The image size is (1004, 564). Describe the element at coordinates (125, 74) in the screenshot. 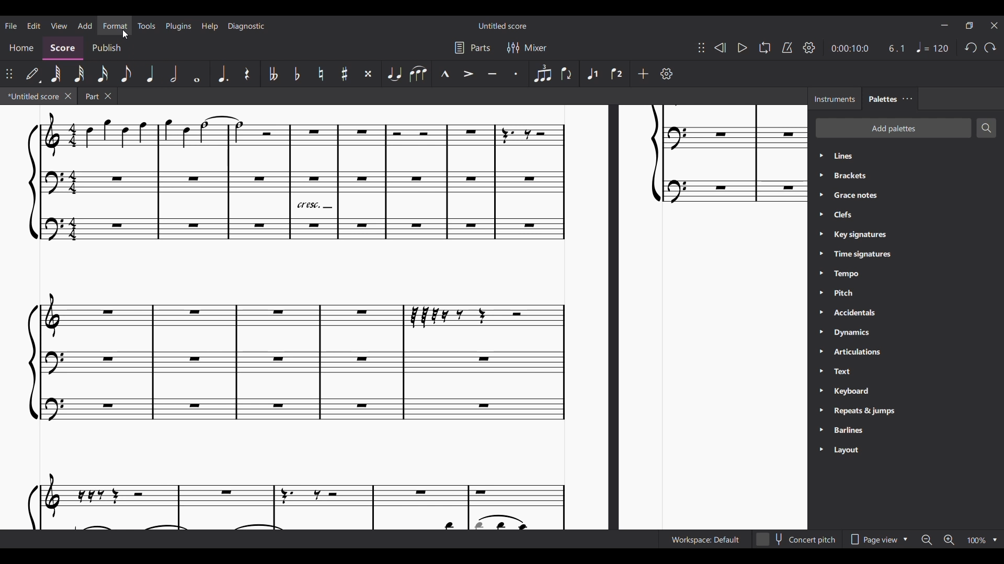

I see `8th note` at that location.